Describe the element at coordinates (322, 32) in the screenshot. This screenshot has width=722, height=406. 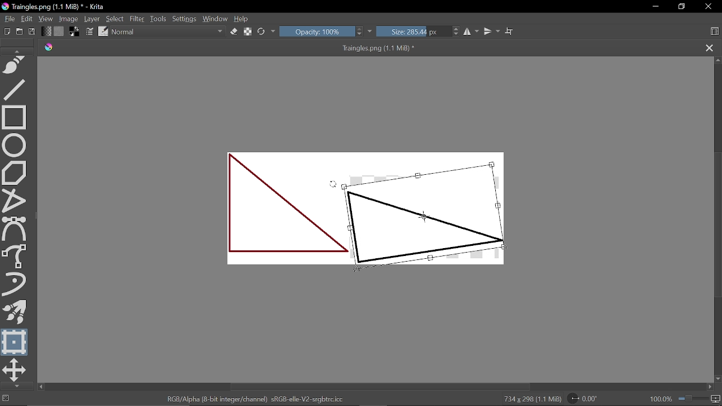
I see `Opacity: 100%` at that location.